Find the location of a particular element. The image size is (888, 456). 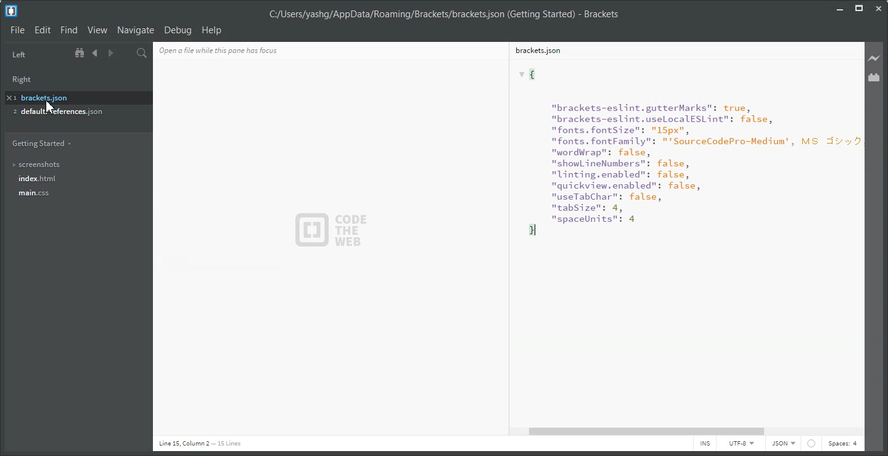

View is located at coordinates (97, 30).